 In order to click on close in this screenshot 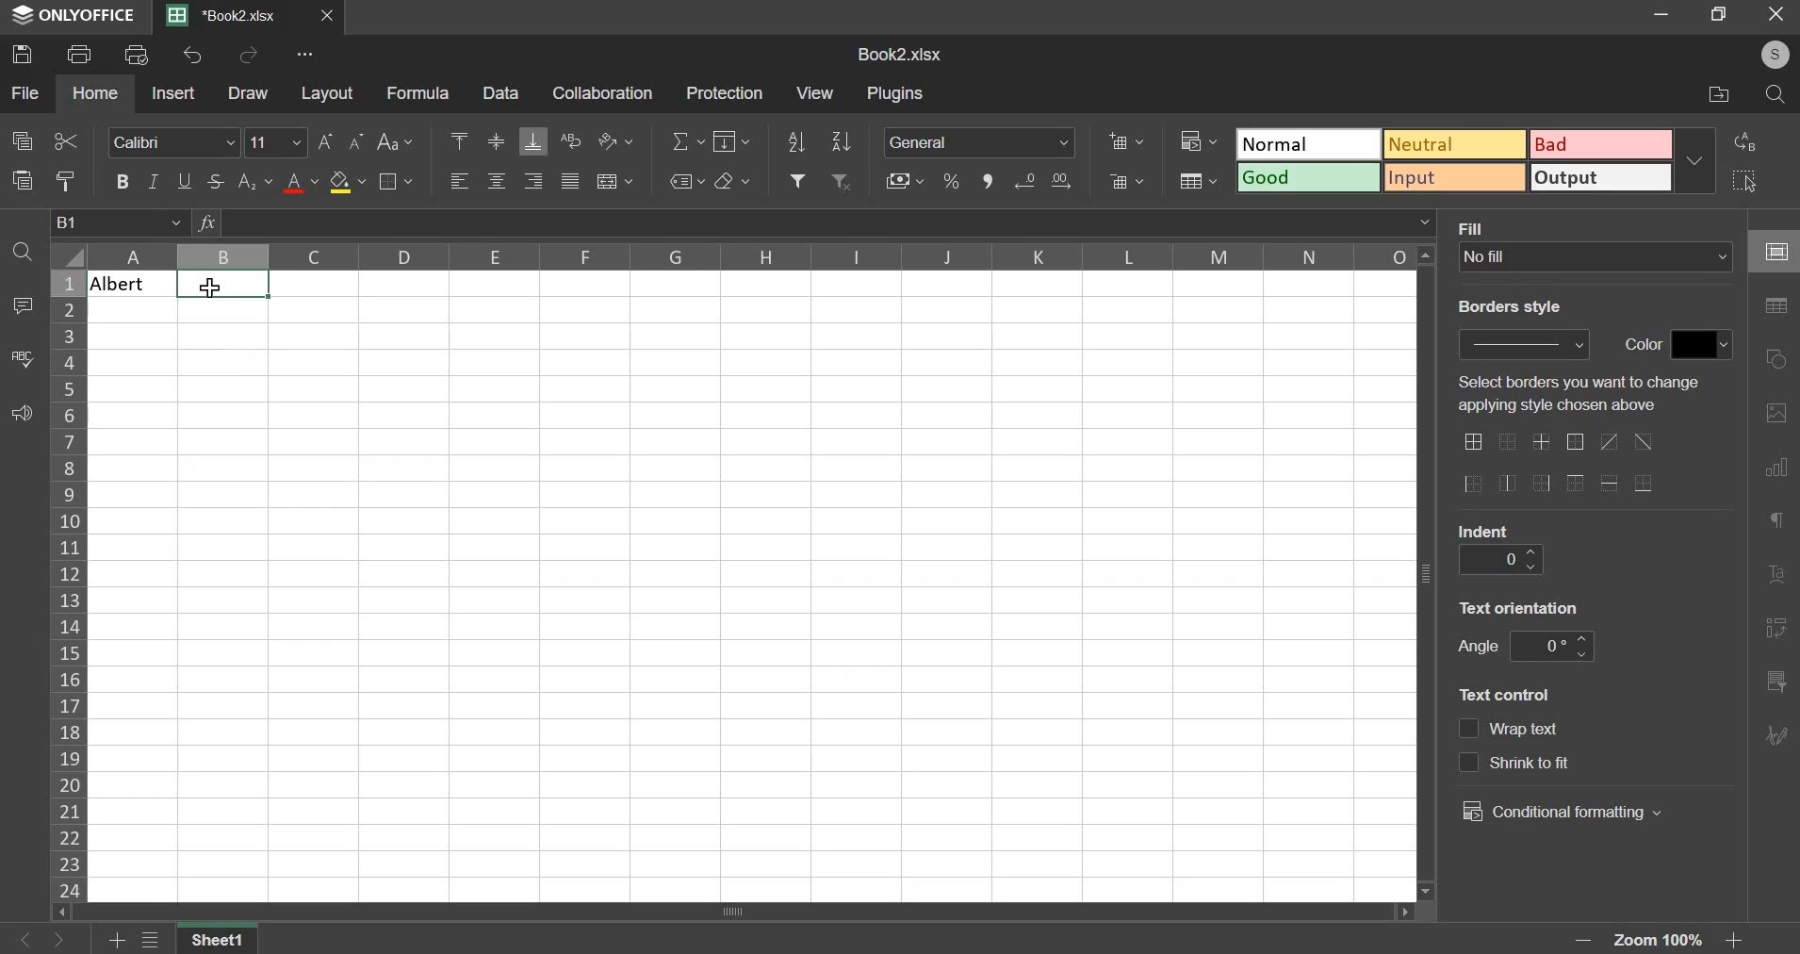, I will do `click(1775, 16)`.